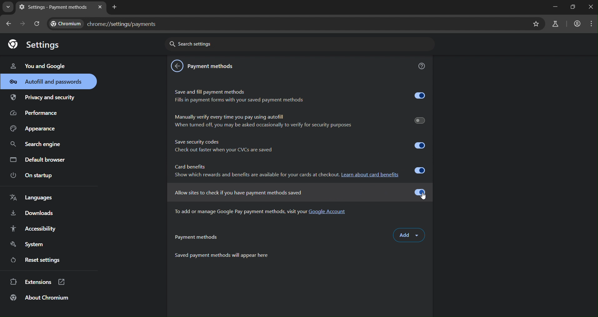 This screenshot has height=317, width=598. Describe the element at coordinates (299, 193) in the screenshot. I see `allow sites to check if you have payment methods saved` at that location.